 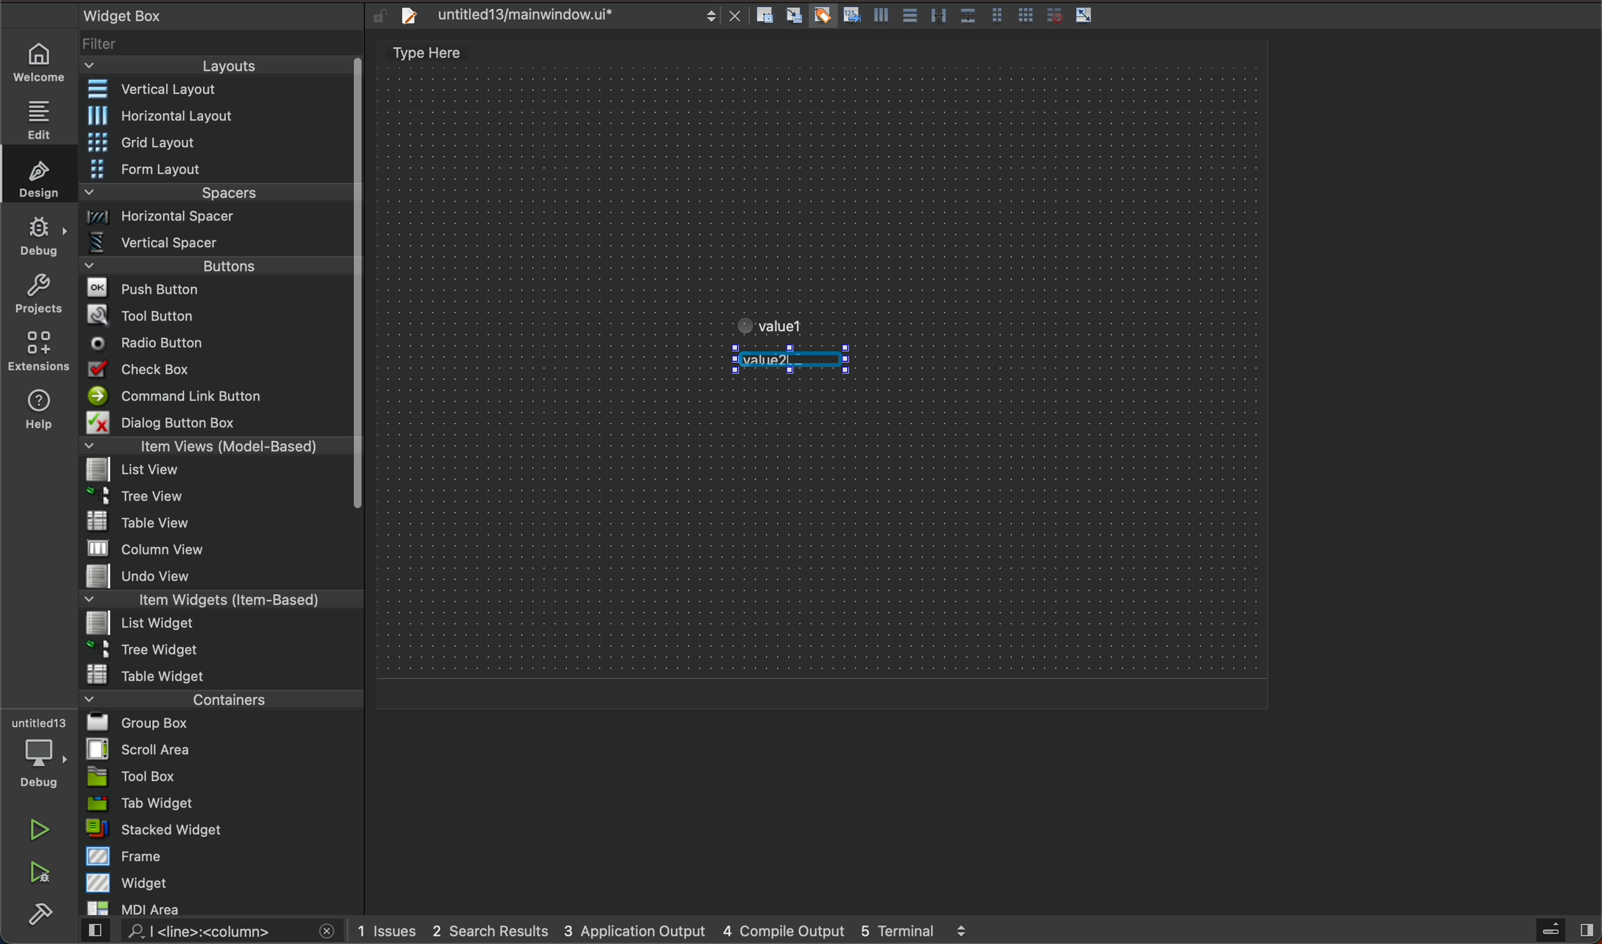 What do you see at coordinates (225, 116) in the screenshot?
I see `` at bounding box center [225, 116].